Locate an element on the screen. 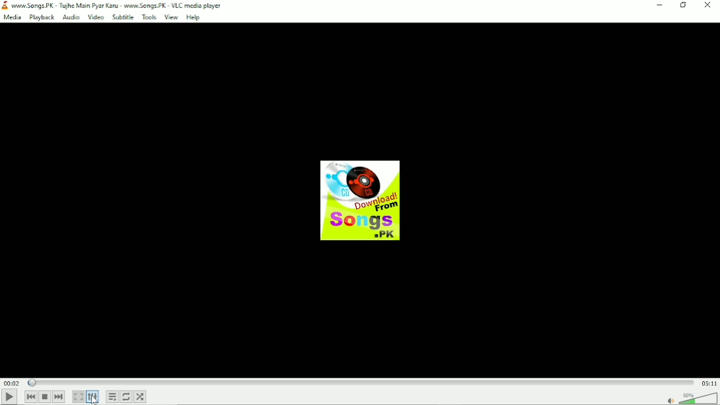  www.Songs.PK - Tujhe Main Pyar Karu - www.Songs.PK - VLC media player is located at coordinates (115, 5).